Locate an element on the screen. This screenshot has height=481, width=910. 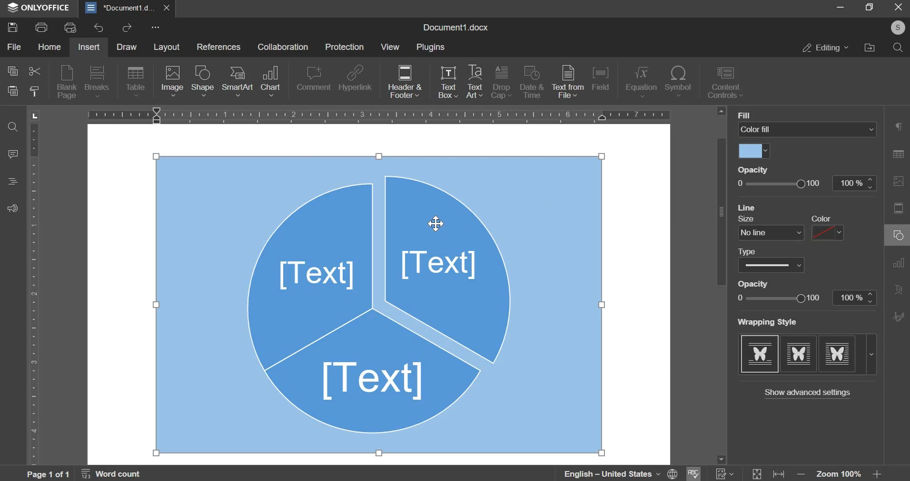
text art is located at coordinates (475, 84).